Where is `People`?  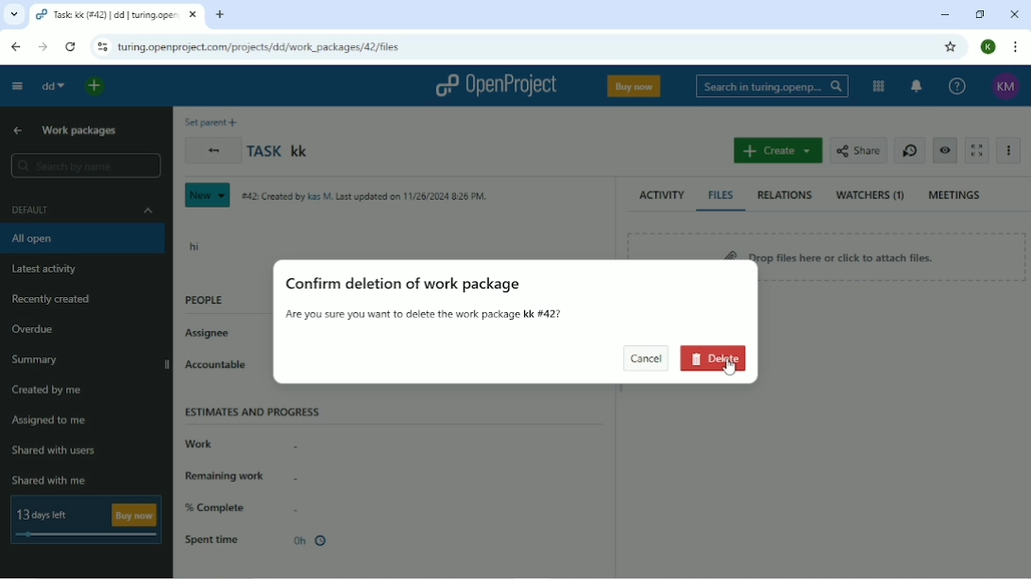 People is located at coordinates (204, 300).